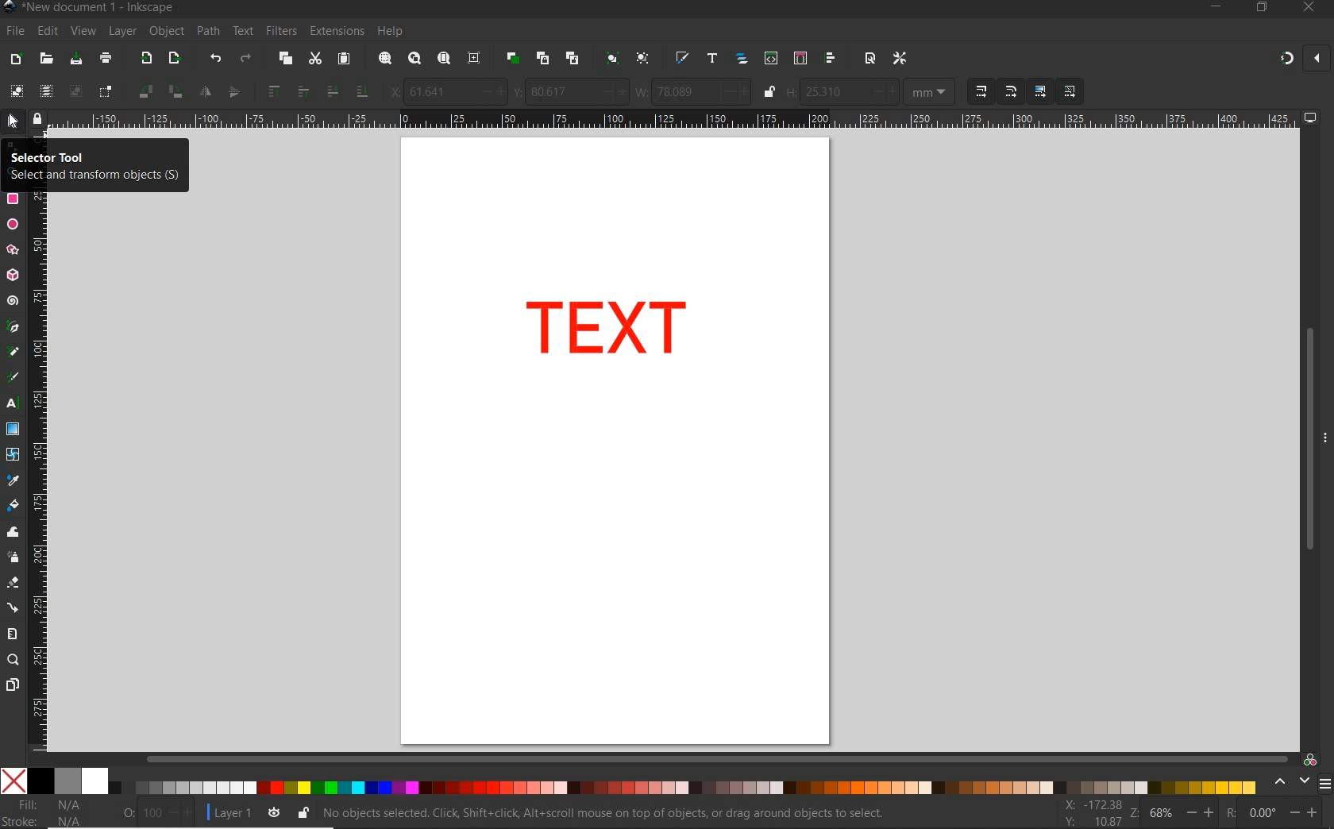 The height and width of the screenshot is (829, 1334). I want to click on MEASUREMENT, so click(932, 92).